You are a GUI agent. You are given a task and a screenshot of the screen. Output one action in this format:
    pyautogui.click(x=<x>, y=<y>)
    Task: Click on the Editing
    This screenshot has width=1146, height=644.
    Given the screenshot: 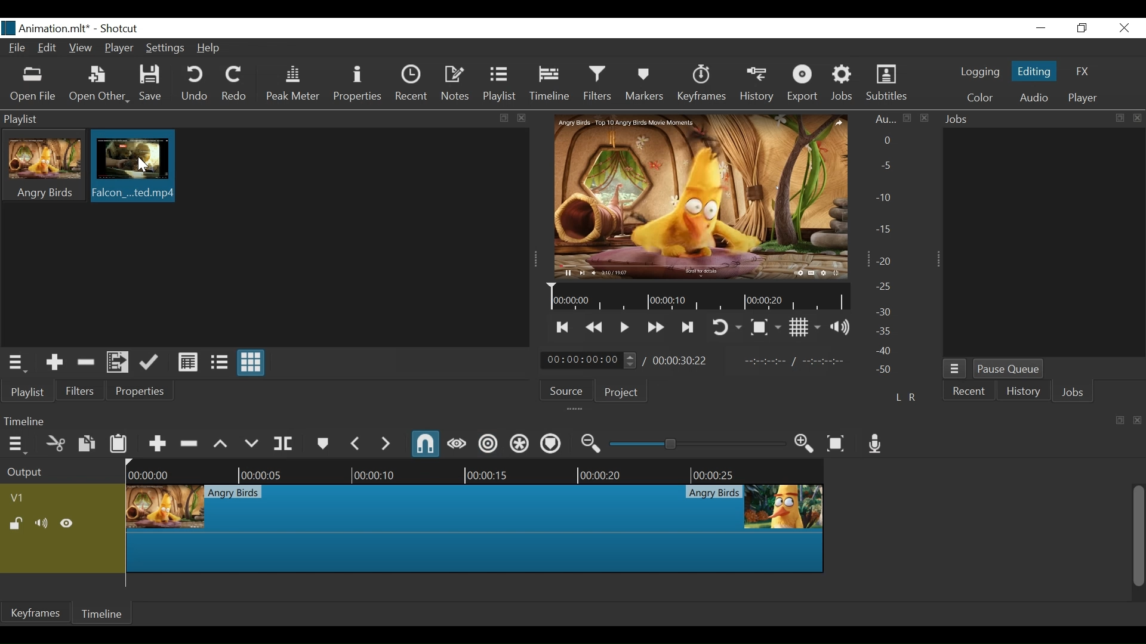 What is the action you would take?
    pyautogui.click(x=1033, y=72)
    